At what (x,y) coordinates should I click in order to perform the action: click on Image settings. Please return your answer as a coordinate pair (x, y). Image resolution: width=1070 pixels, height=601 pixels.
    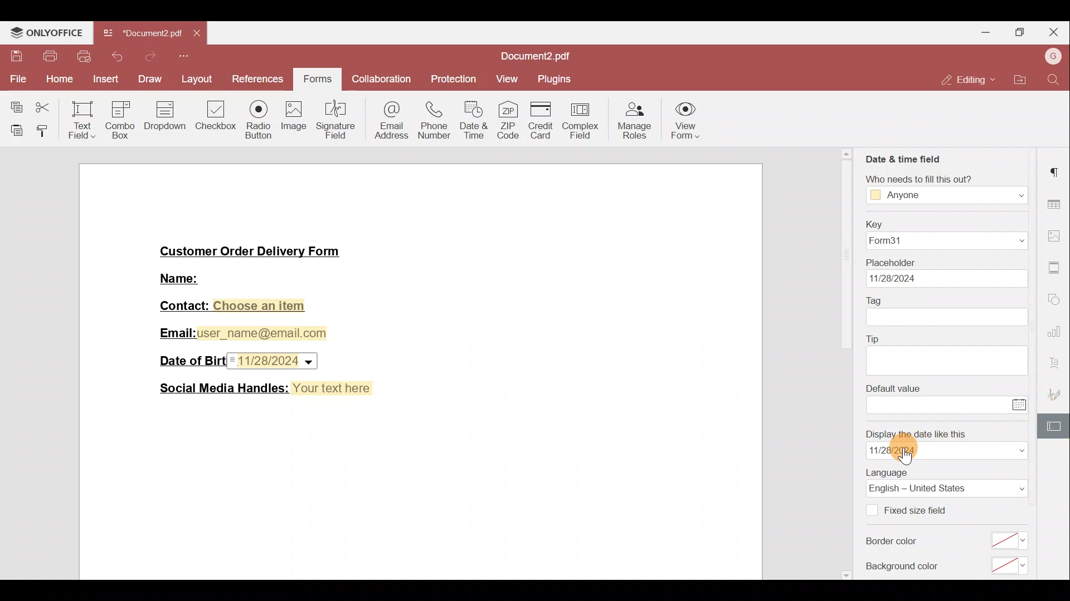
    Looking at the image, I should click on (1057, 238).